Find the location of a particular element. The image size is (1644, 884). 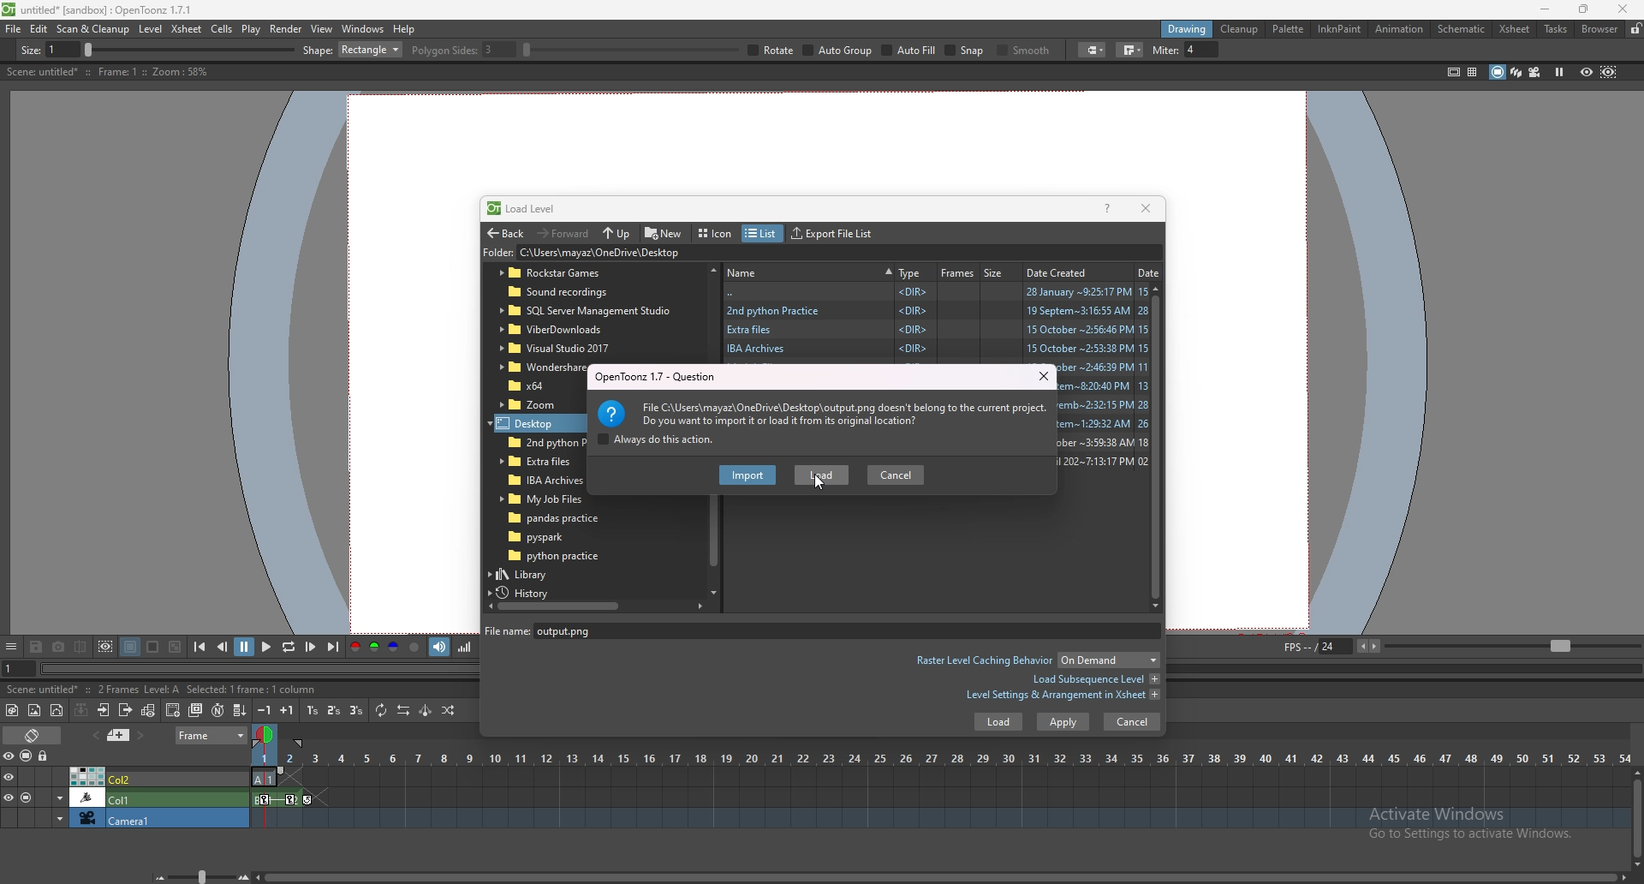

folder is located at coordinates (539, 481).